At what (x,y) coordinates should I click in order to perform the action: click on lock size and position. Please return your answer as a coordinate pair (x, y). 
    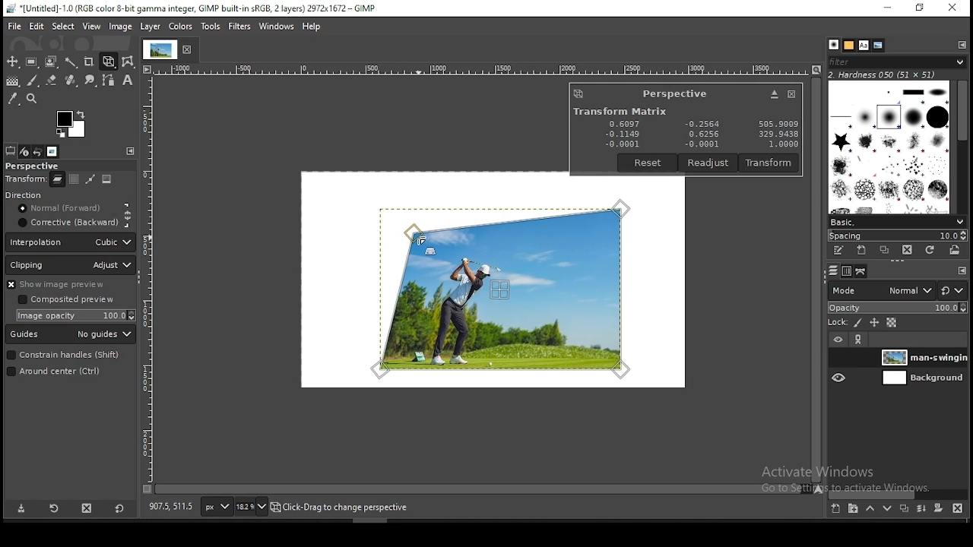
    Looking at the image, I should click on (873, 323).